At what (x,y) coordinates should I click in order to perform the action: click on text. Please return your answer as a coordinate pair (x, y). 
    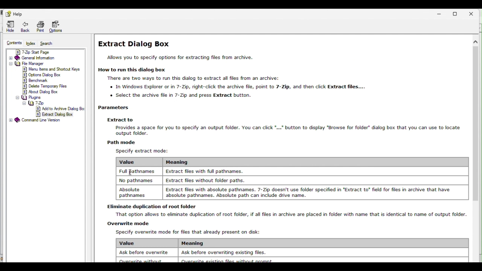
    Looking at the image, I should click on (179, 58).